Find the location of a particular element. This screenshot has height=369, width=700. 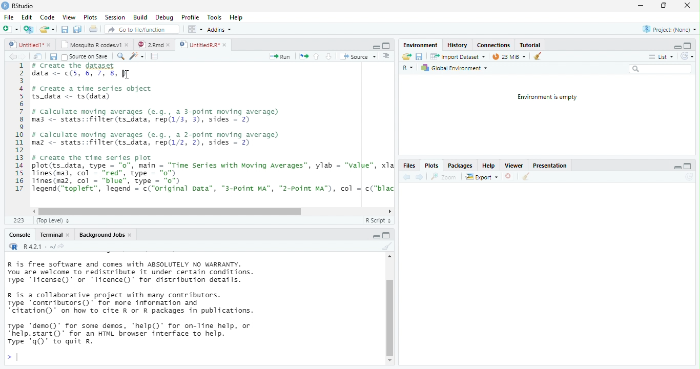

Build is located at coordinates (140, 17).